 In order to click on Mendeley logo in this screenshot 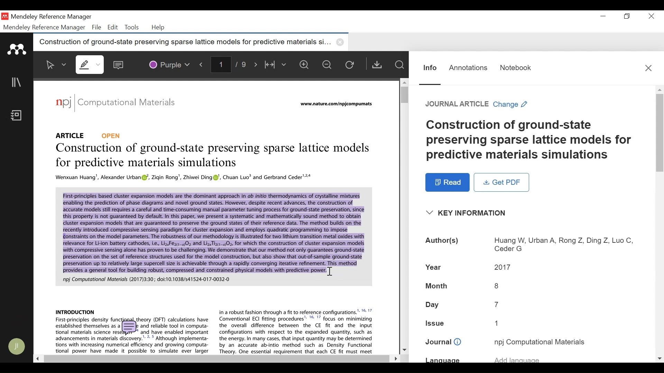, I will do `click(18, 49)`.